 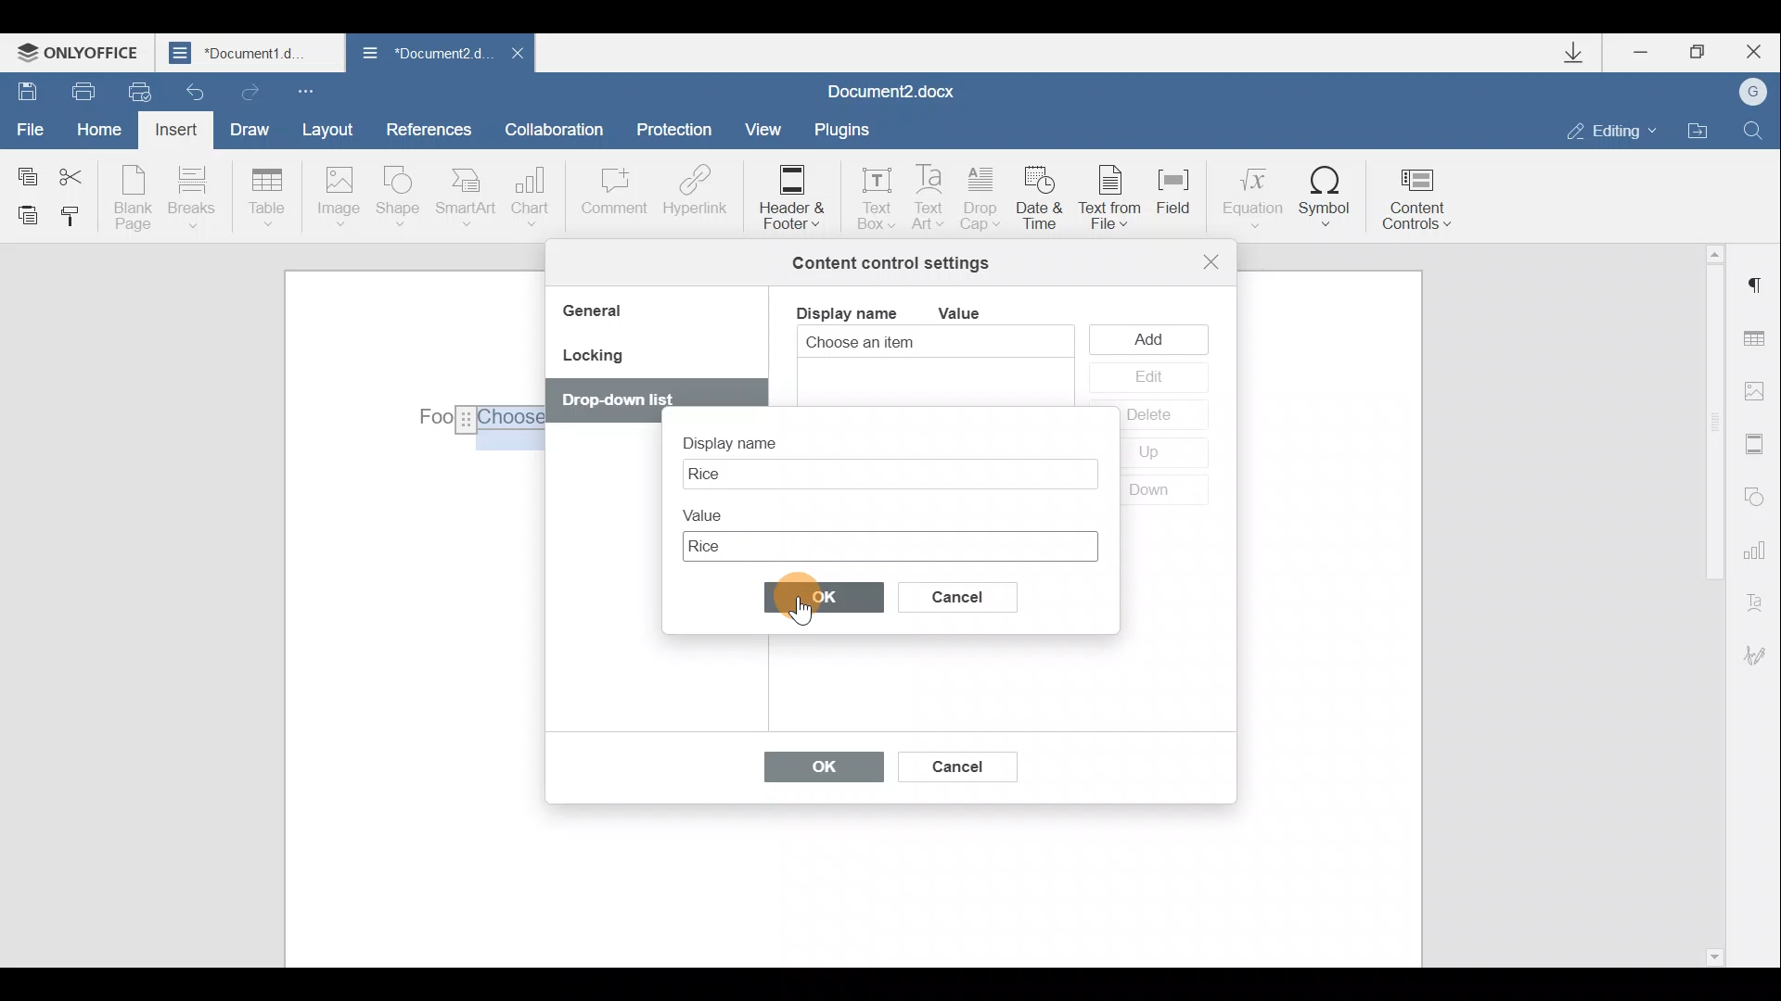 I want to click on Paragraph settings, so click(x=1757, y=285).